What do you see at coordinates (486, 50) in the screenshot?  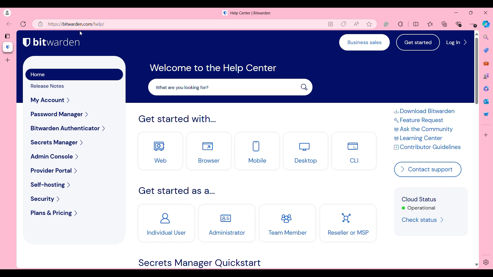 I see `Browser shopping` at bounding box center [486, 50].